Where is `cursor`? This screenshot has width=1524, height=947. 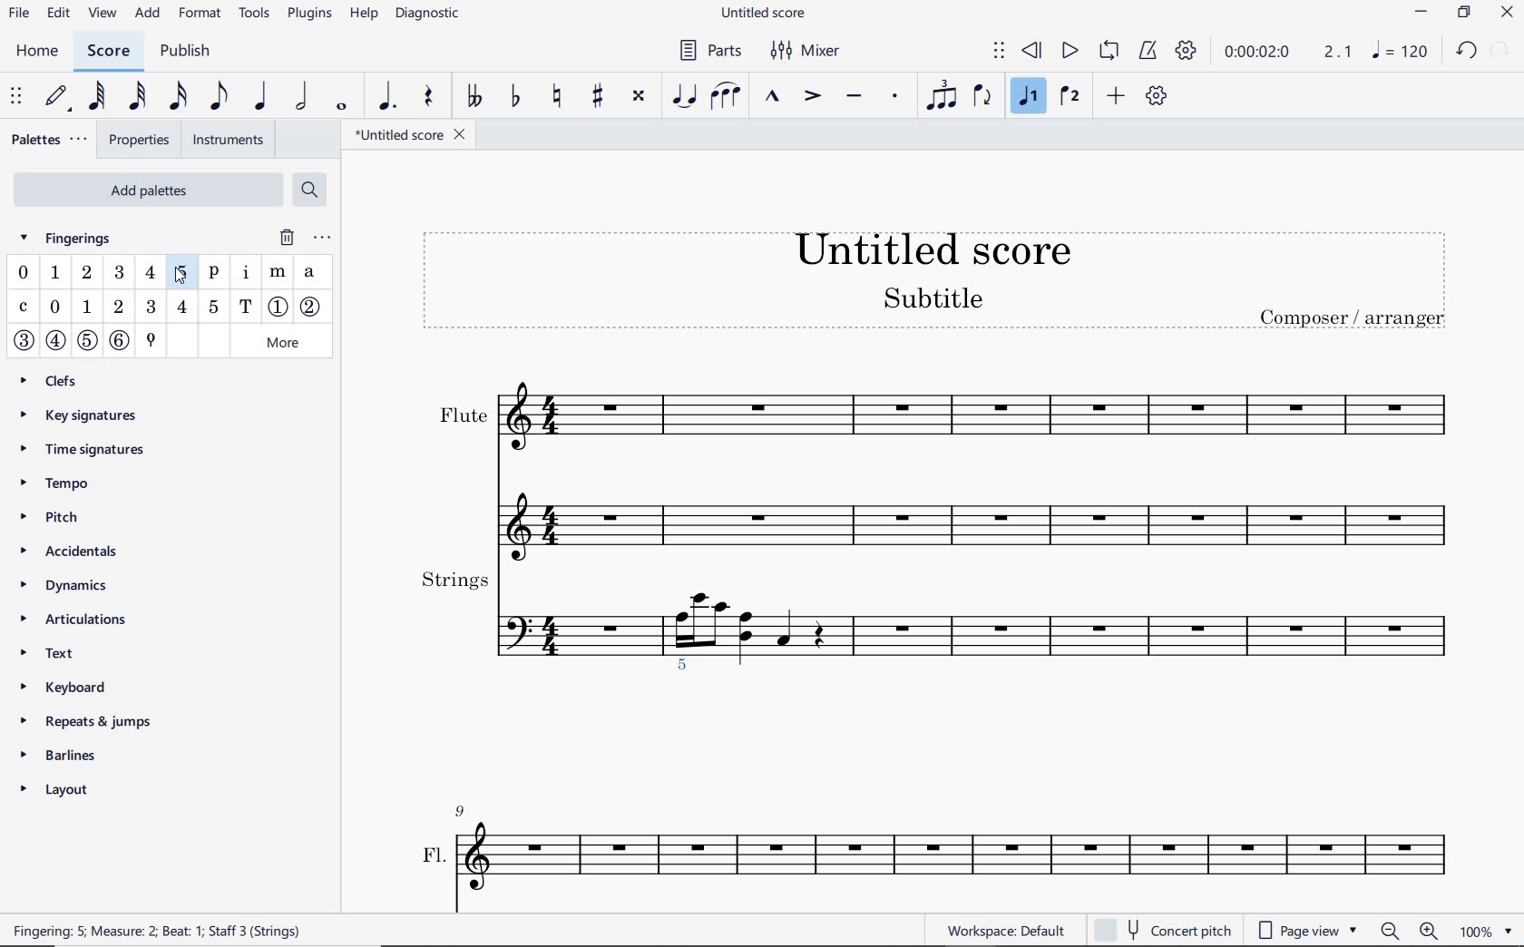
cursor is located at coordinates (182, 271).